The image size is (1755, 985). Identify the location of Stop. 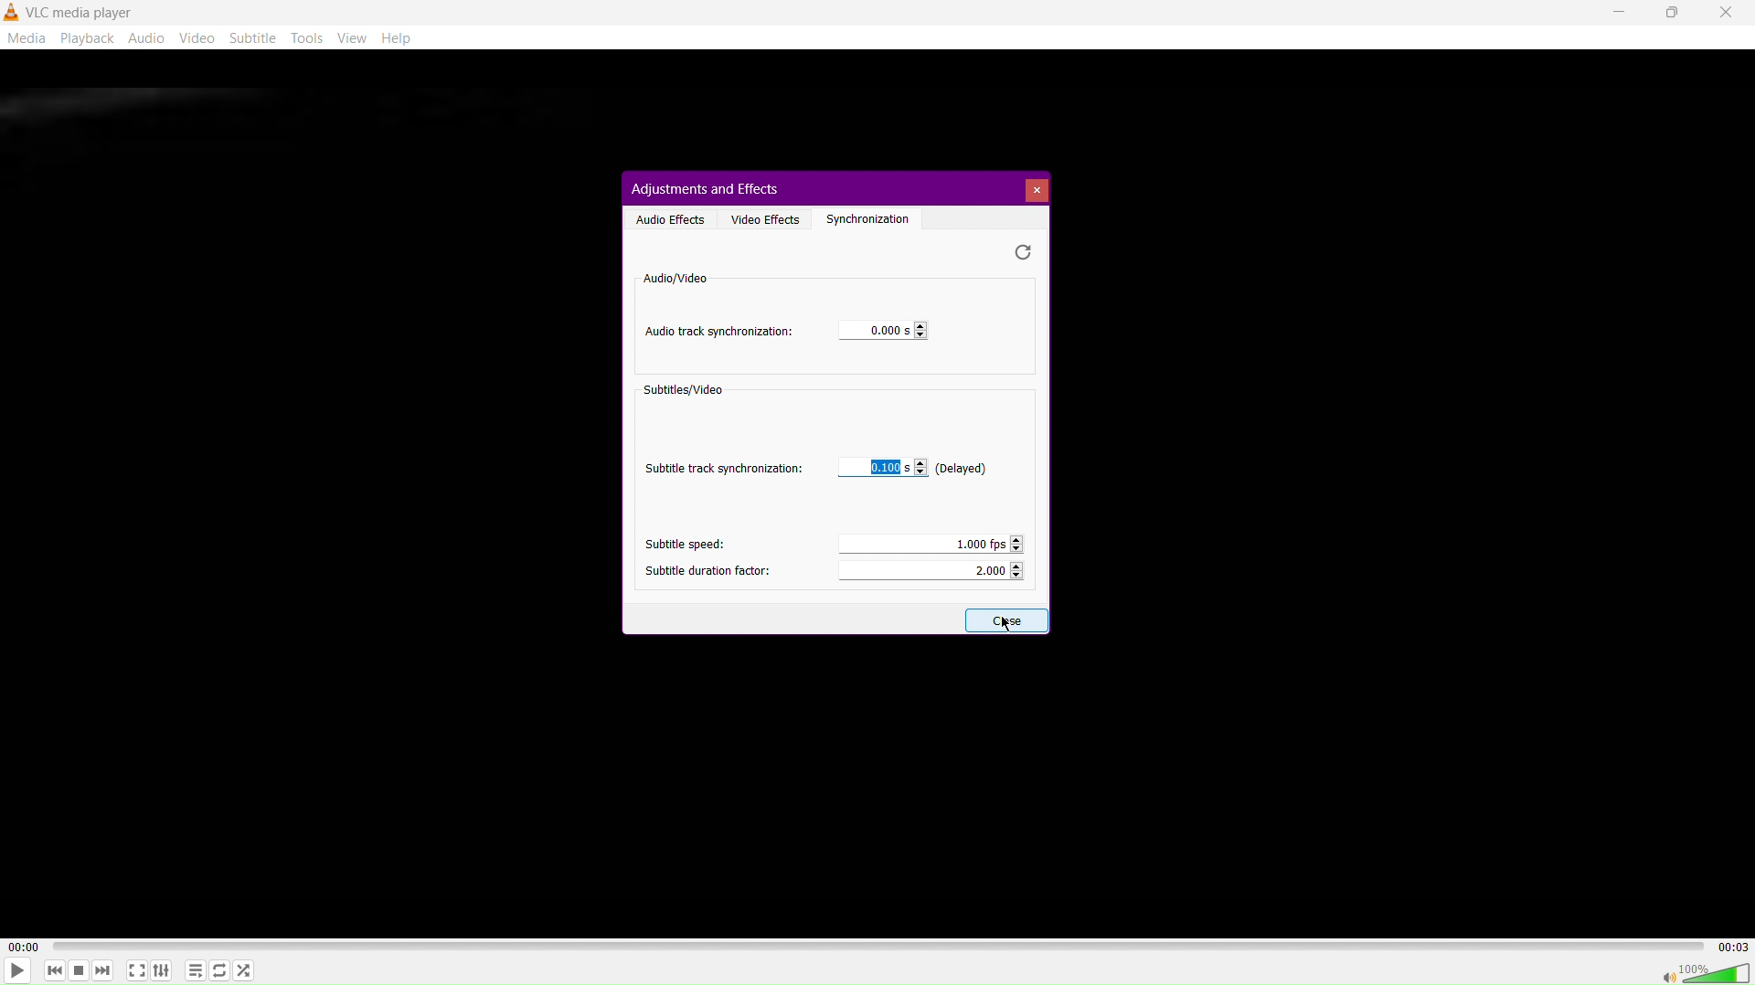
(78, 970).